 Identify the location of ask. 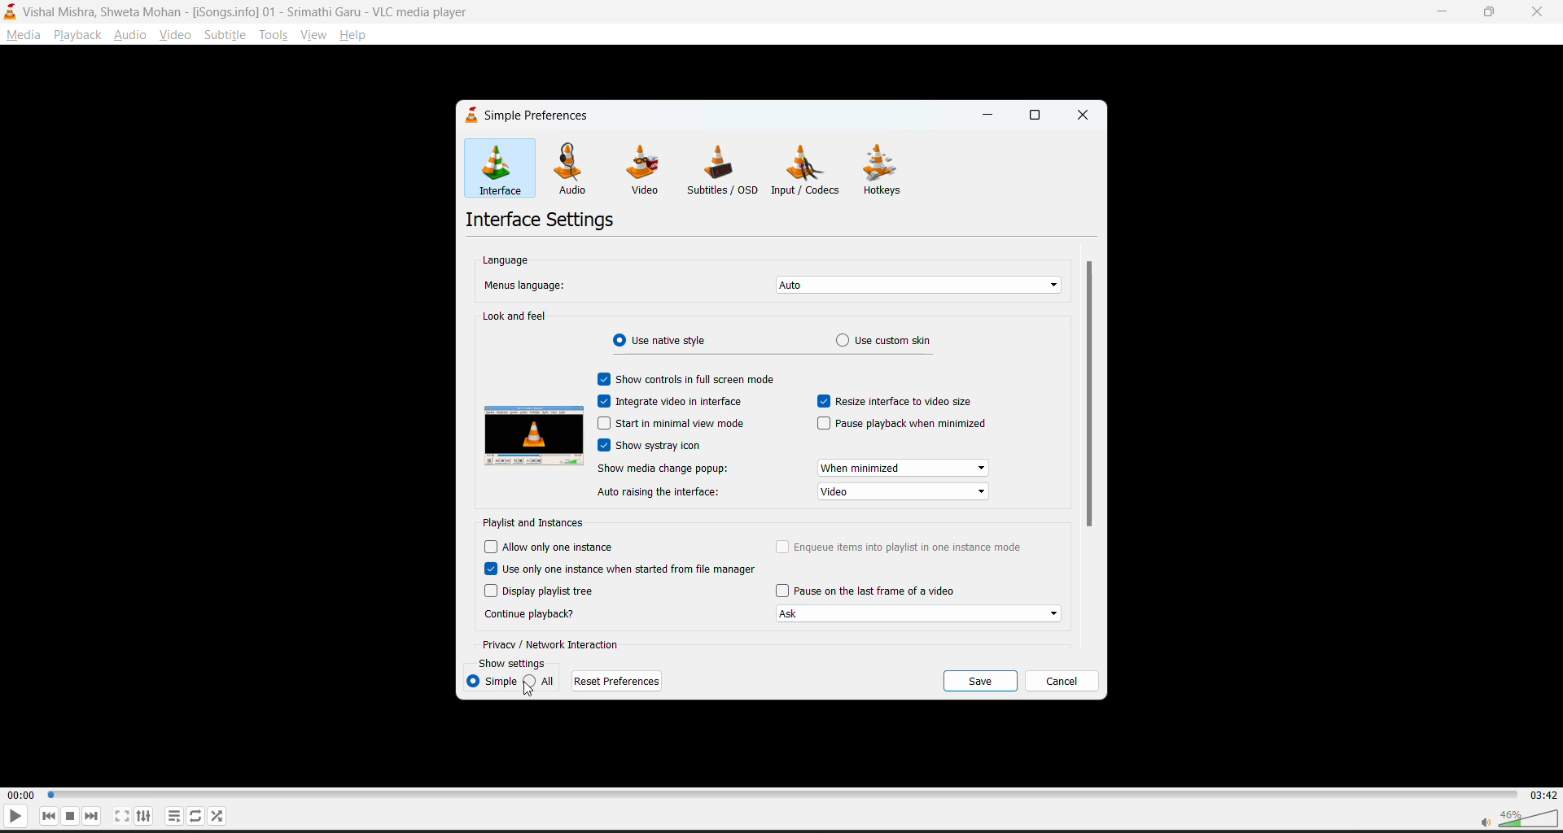
(926, 615).